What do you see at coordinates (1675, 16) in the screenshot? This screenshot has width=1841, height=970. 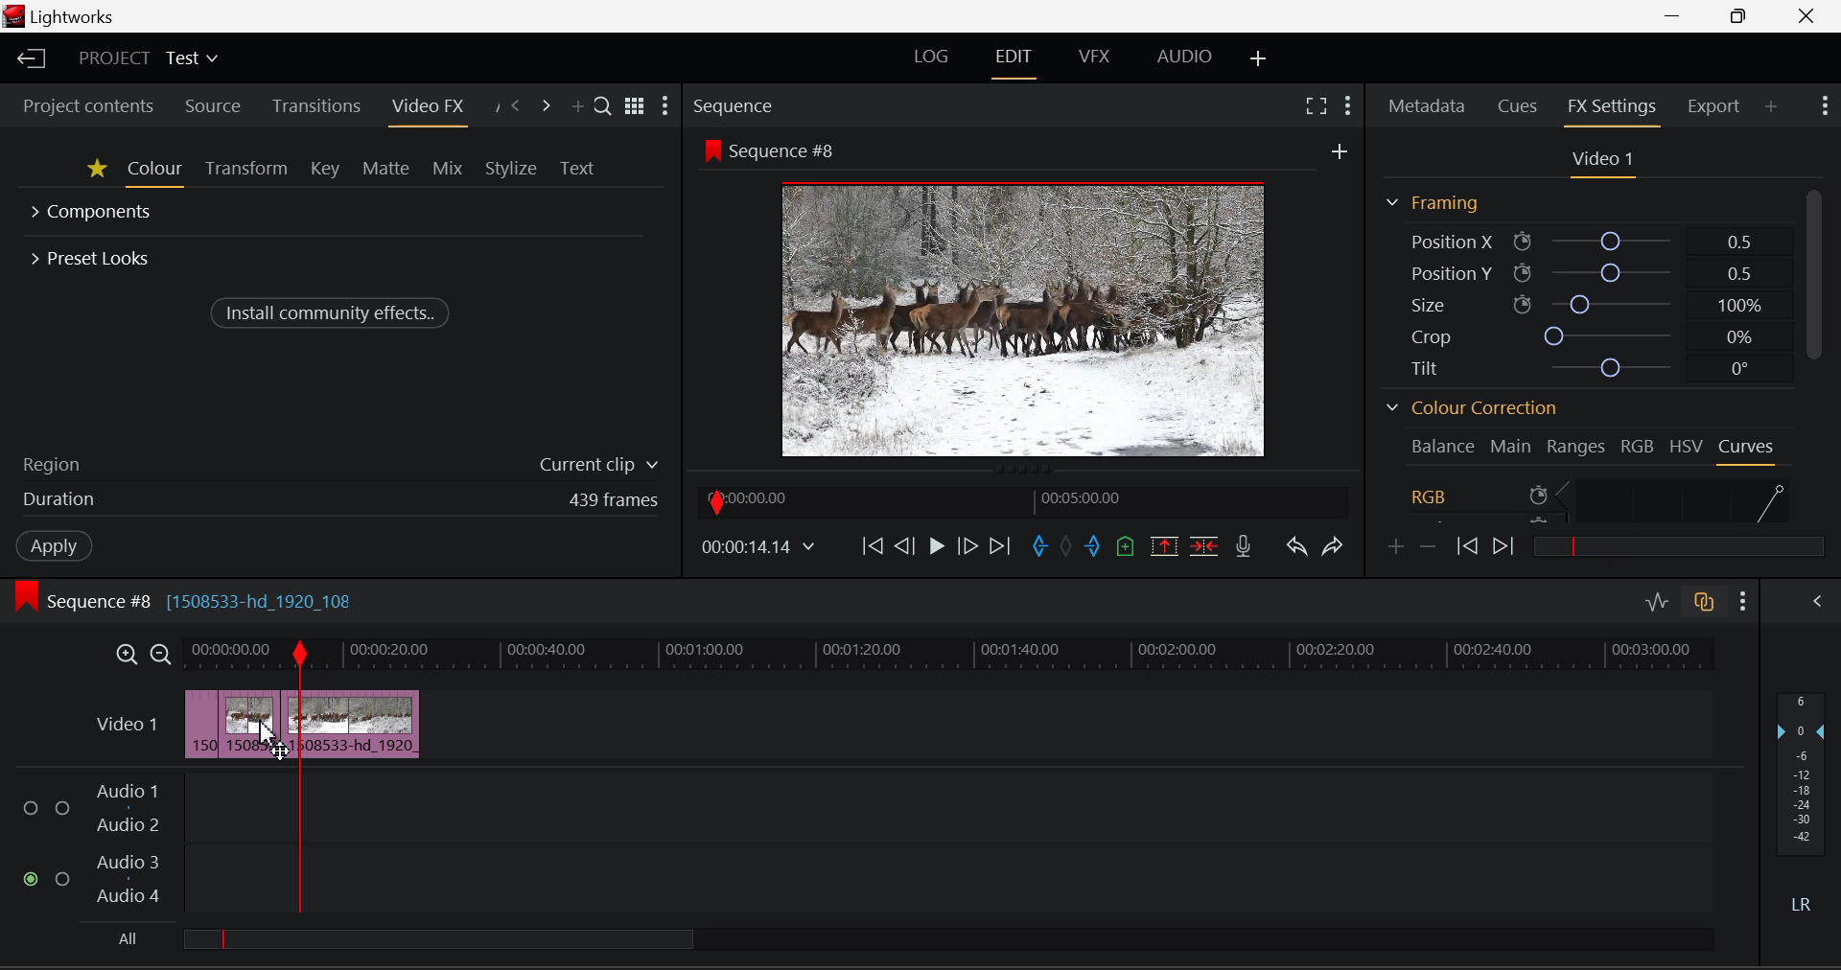 I see `Restore Down` at bounding box center [1675, 16].